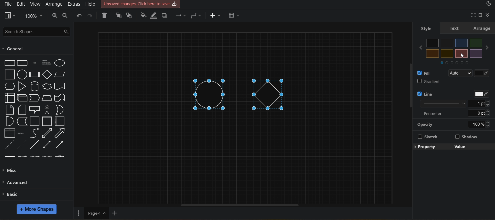 This screenshot has width=495, height=220. What do you see at coordinates (54, 15) in the screenshot?
I see `zoom in` at bounding box center [54, 15].